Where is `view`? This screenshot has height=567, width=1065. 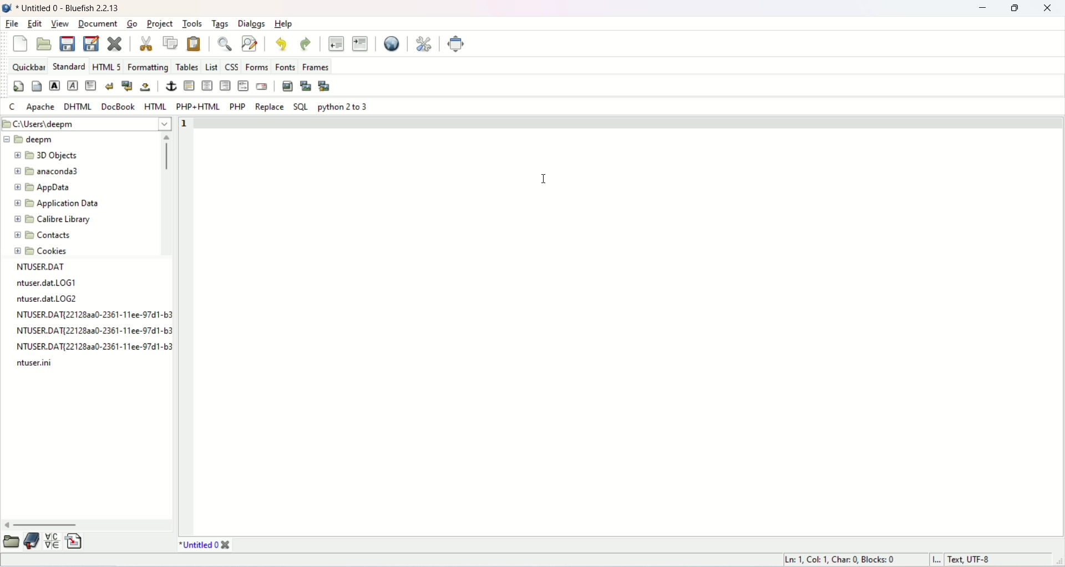
view is located at coordinates (60, 24).